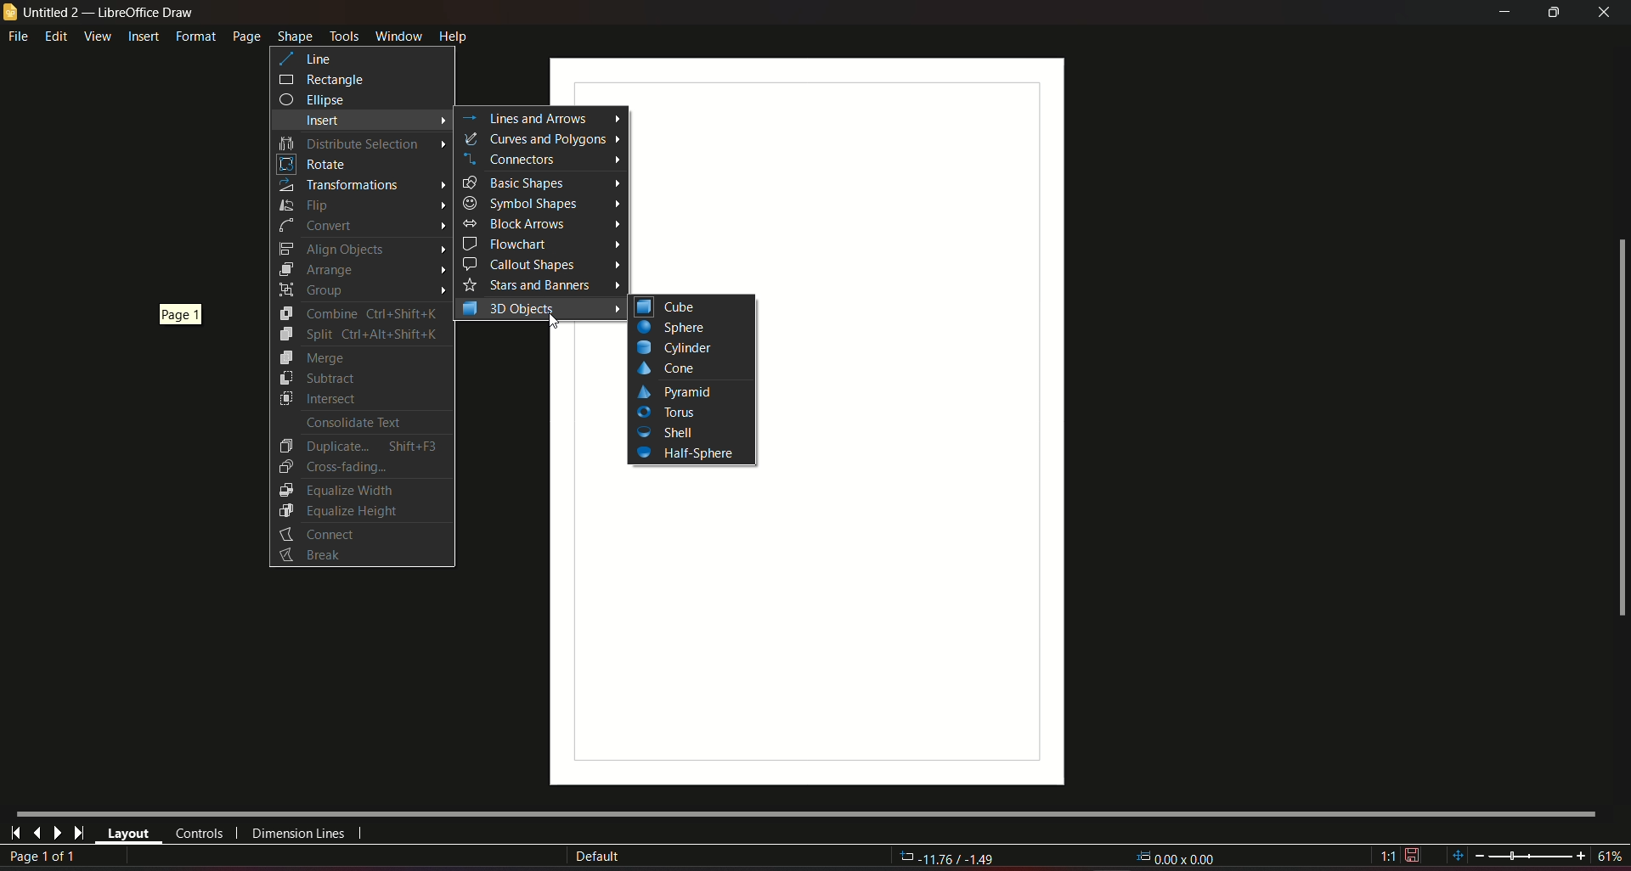 The image size is (1631, 871). Describe the element at coordinates (340, 185) in the screenshot. I see `Transformations` at that location.